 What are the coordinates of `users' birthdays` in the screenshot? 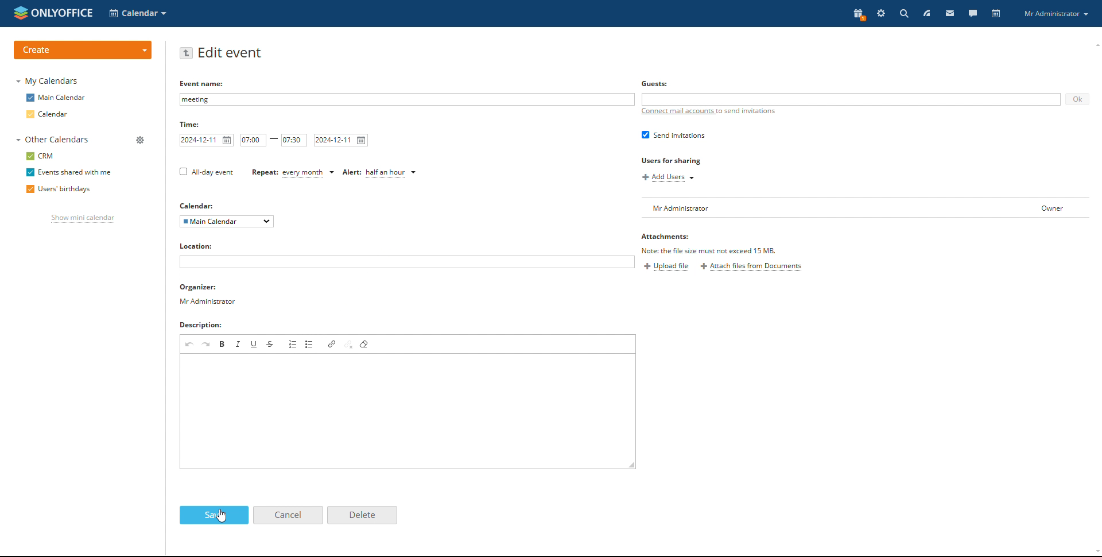 It's located at (60, 189).